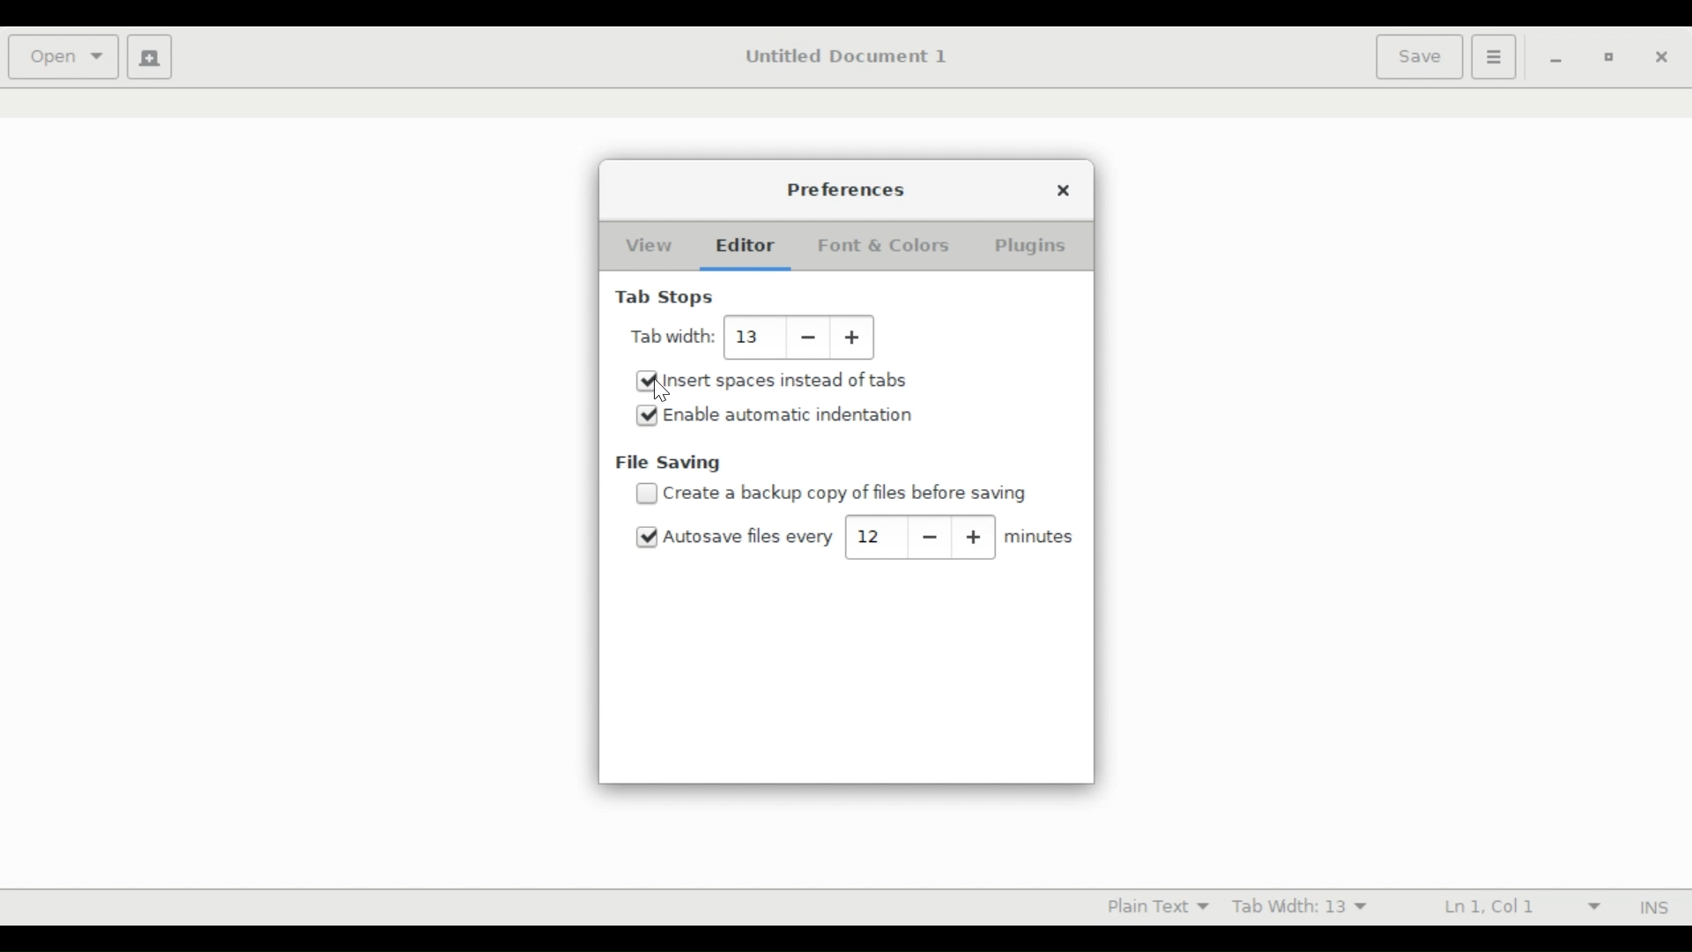 The image size is (1692, 952). I want to click on Font & Colors, so click(884, 245).